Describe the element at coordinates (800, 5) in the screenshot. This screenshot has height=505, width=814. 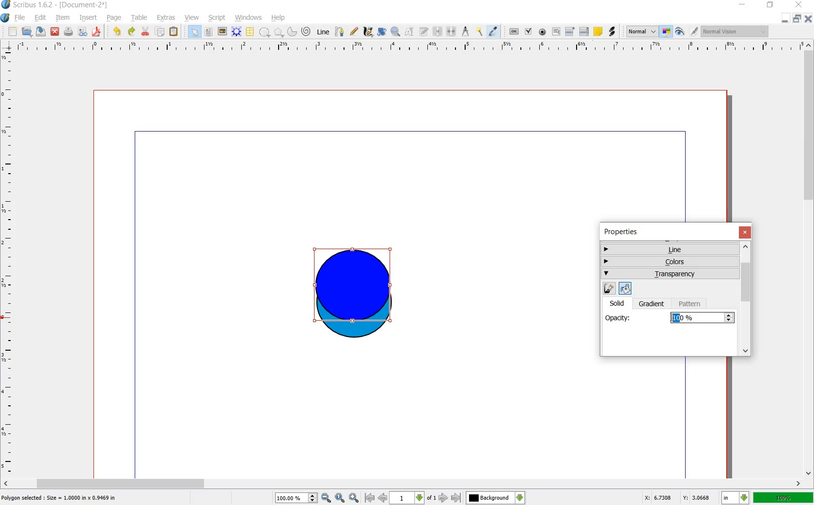
I see `close` at that location.